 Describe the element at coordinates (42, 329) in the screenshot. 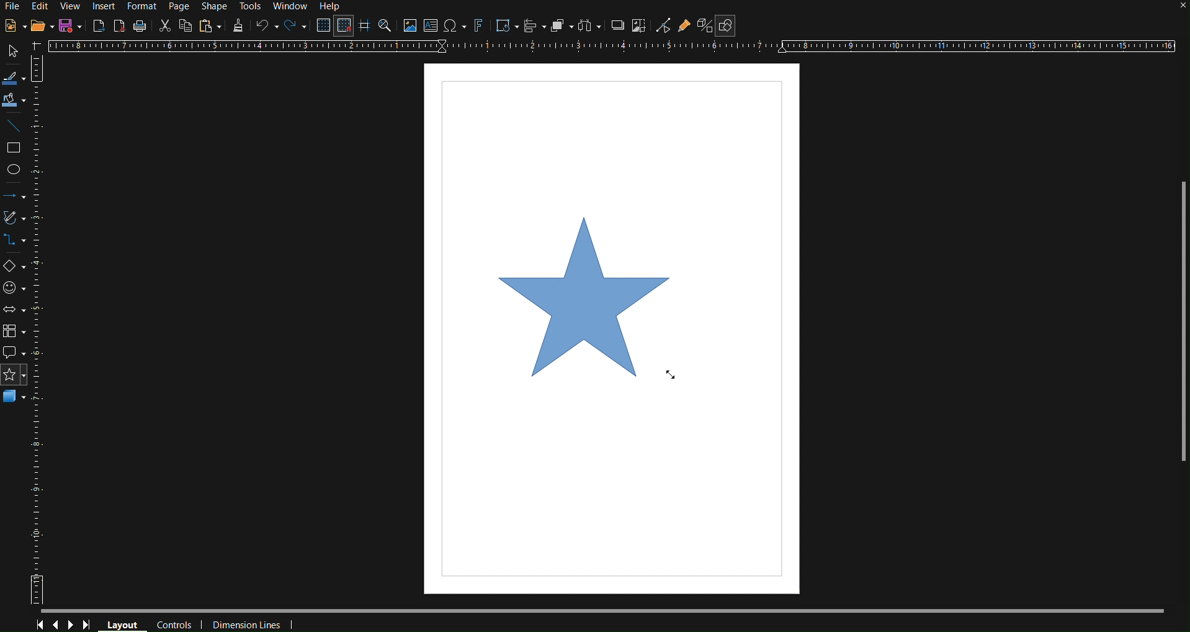

I see `Vertical Ruler` at that location.